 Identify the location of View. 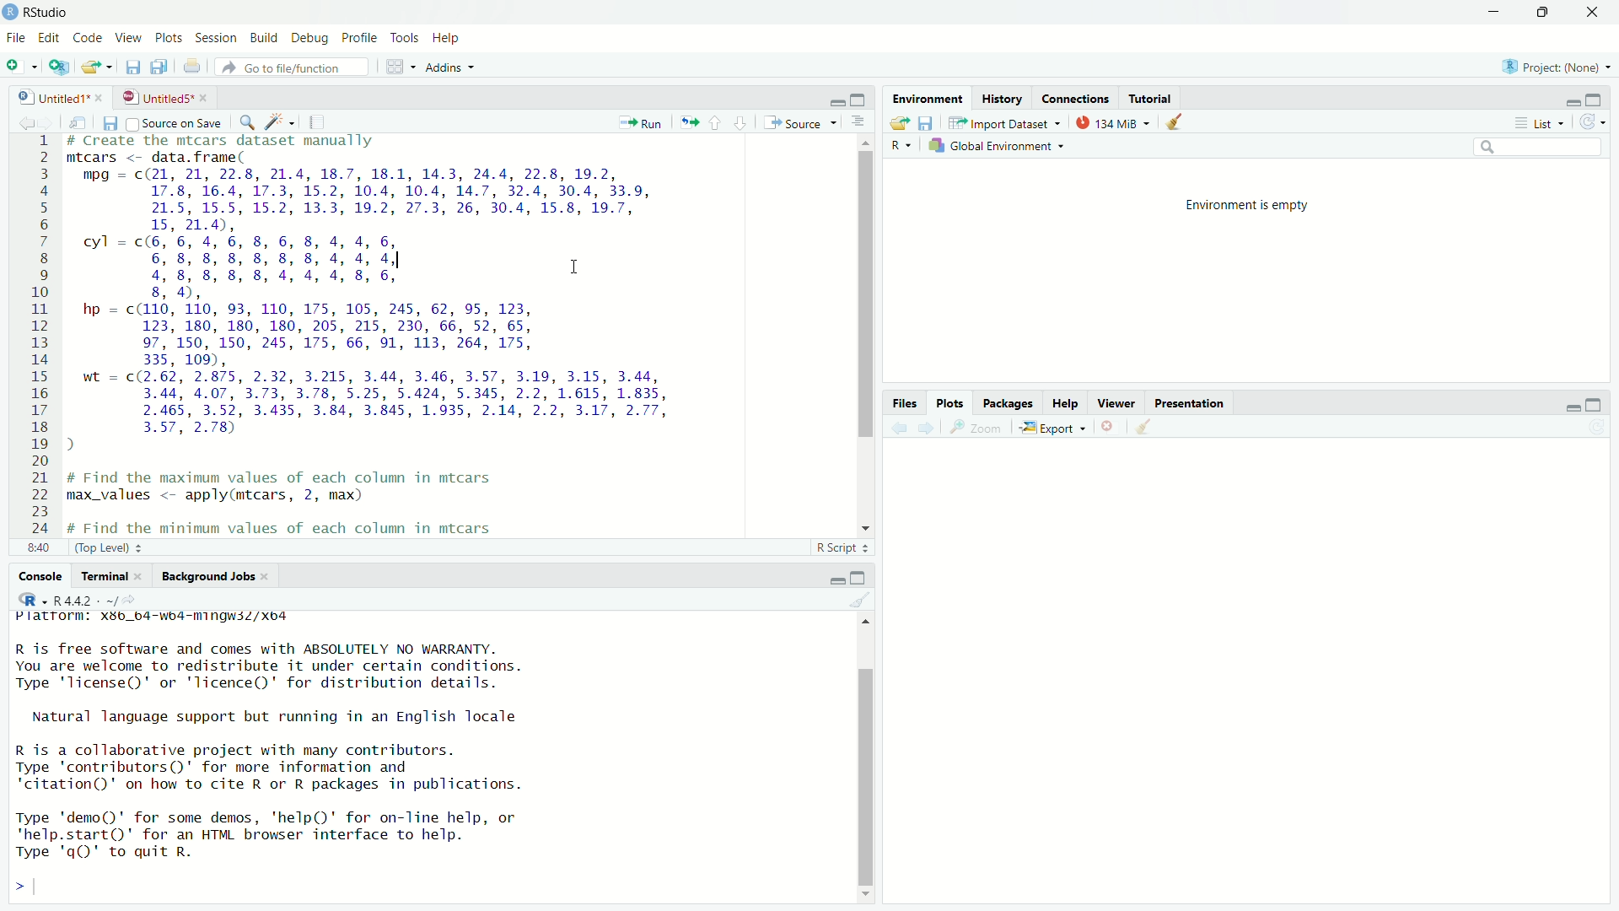
(131, 37).